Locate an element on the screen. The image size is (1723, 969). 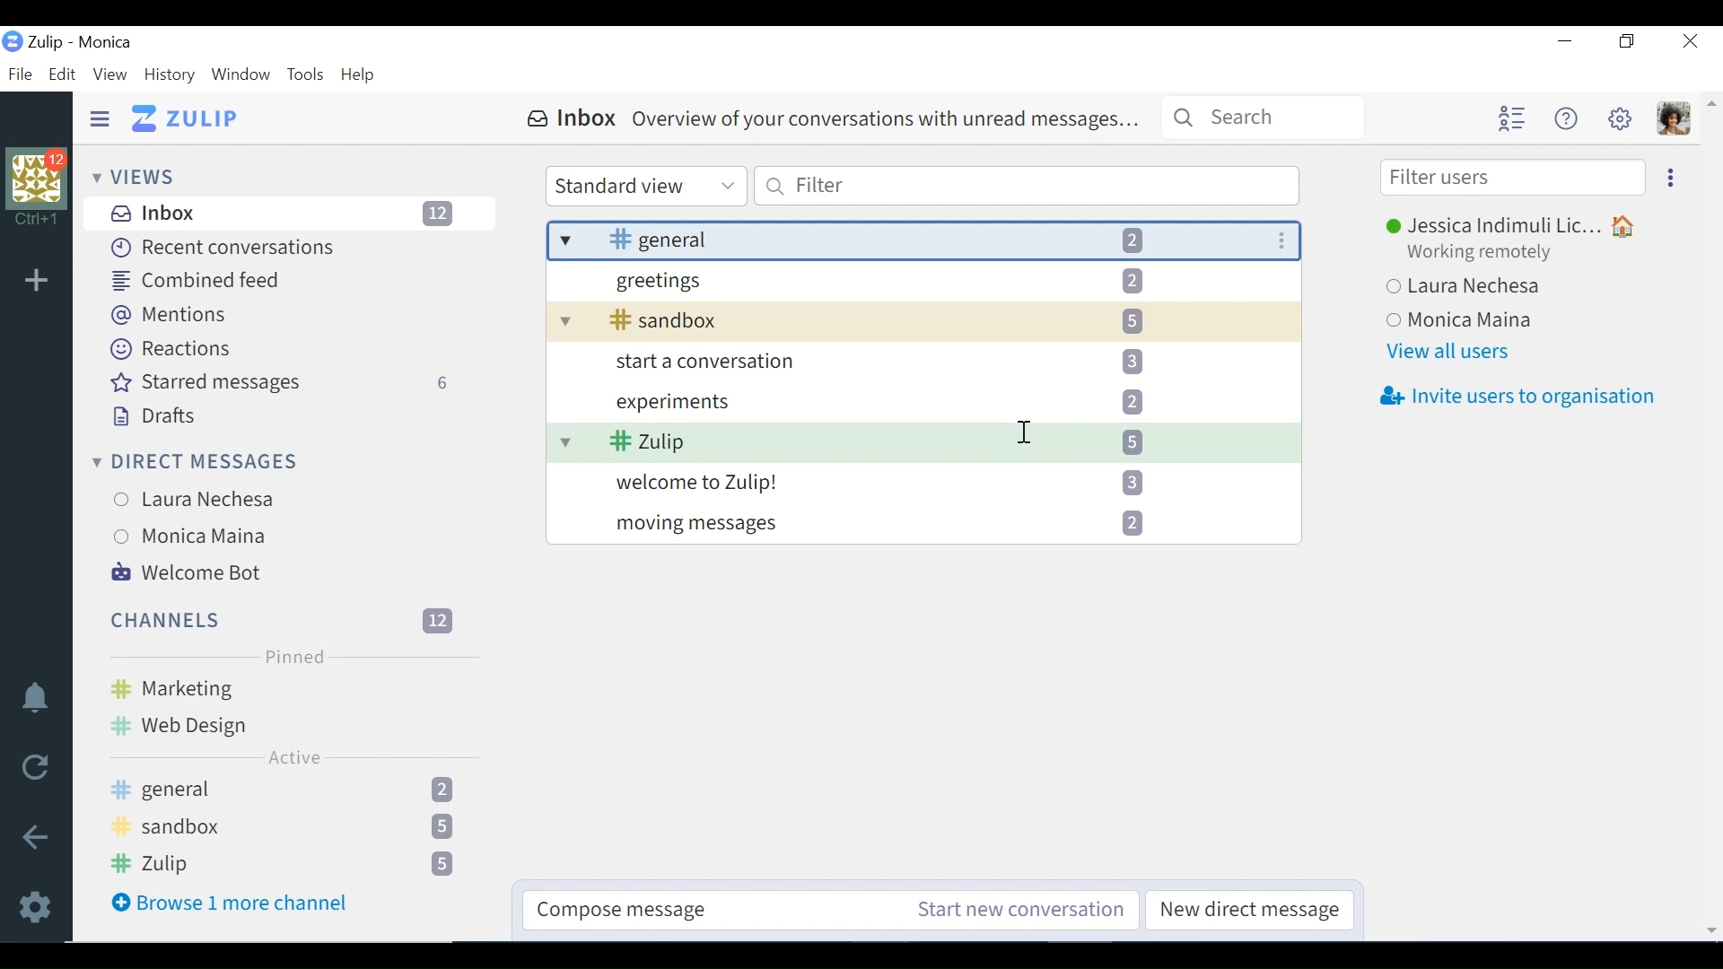
Welcome Bot is located at coordinates (190, 573).